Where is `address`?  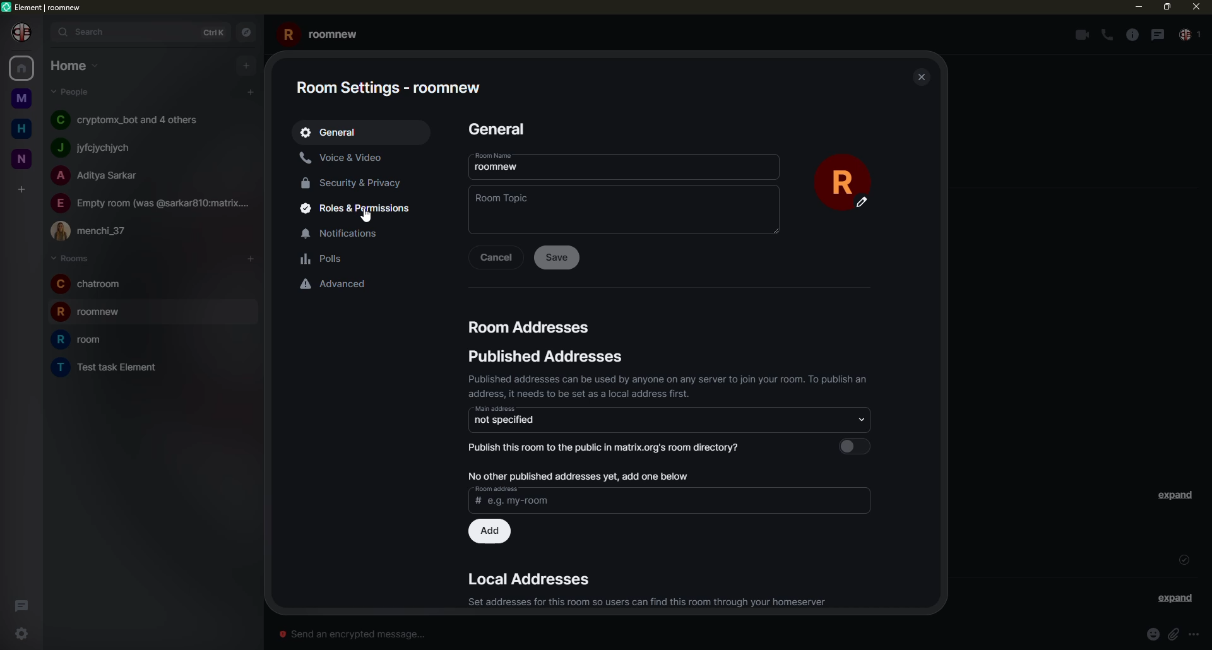 address is located at coordinates (535, 328).